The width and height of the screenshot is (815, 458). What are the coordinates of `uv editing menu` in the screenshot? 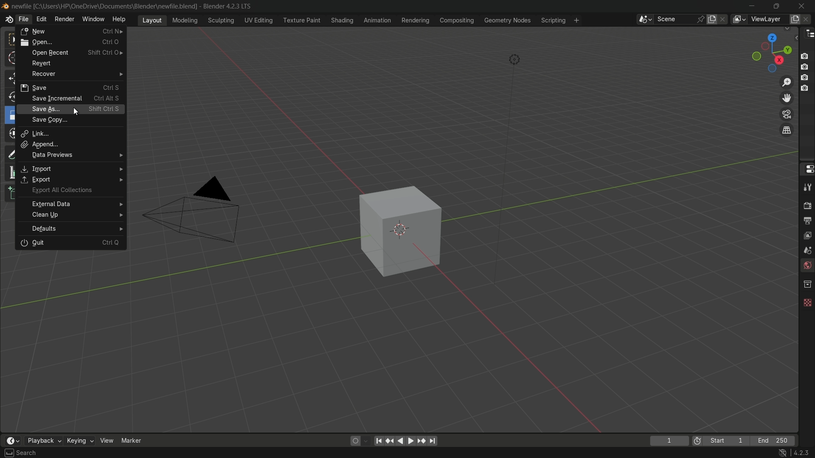 It's located at (259, 20).